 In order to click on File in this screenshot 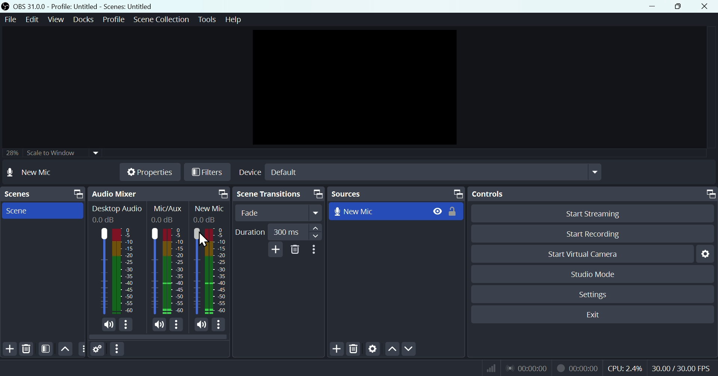, I will do `click(9, 20)`.